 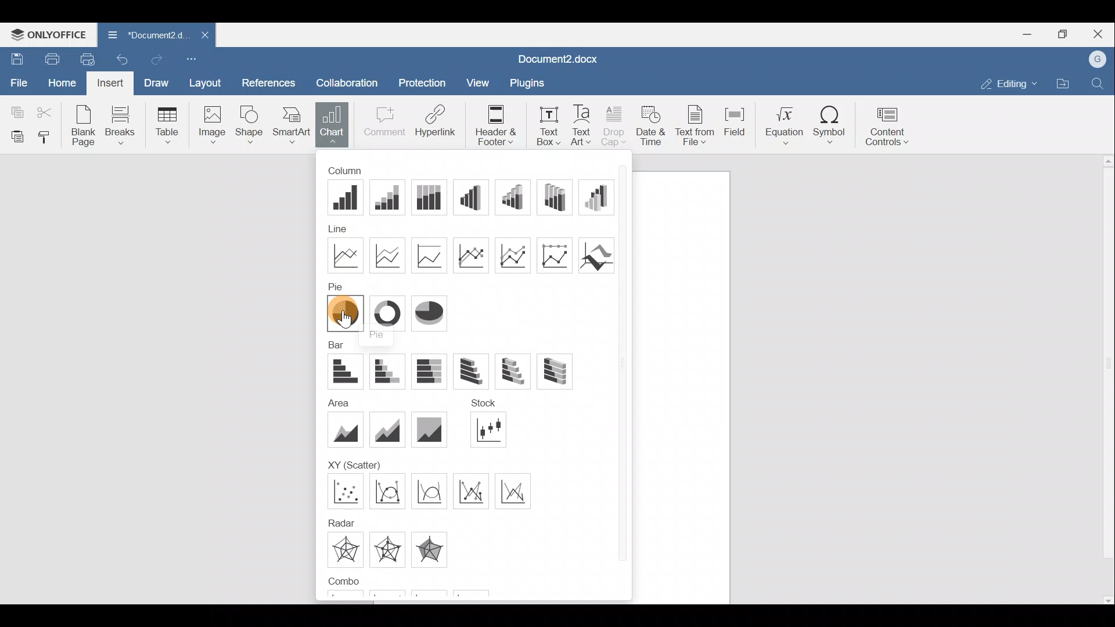 What do you see at coordinates (343, 491) in the screenshot?
I see `Scatter with smooth lines & markers` at bounding box center [343, 491].